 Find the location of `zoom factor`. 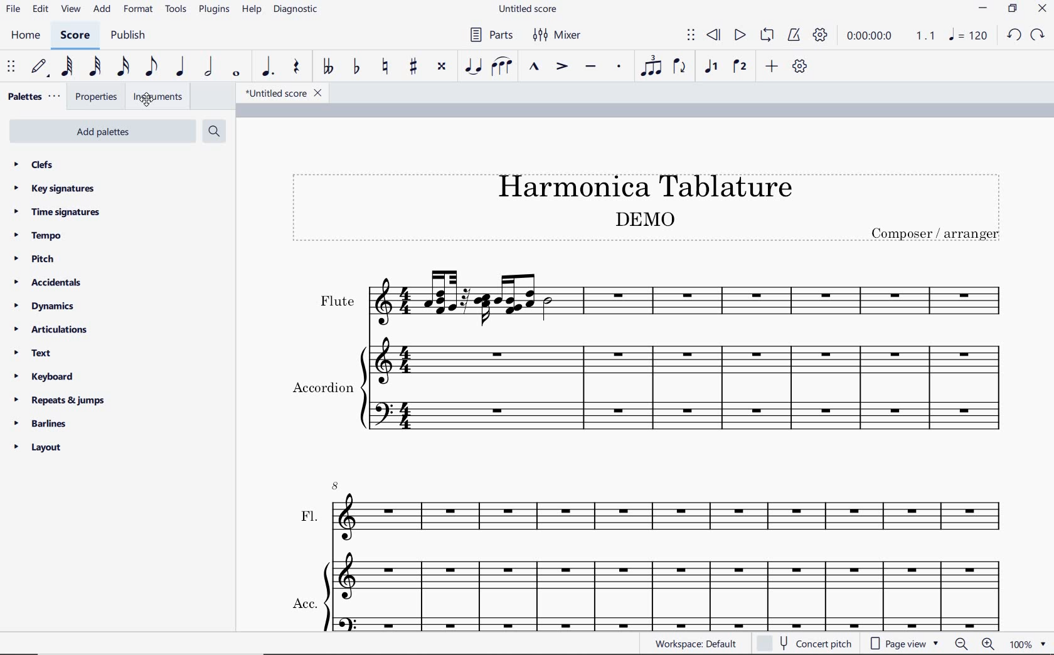

zoom factor is located at coordinates (1028, 644).